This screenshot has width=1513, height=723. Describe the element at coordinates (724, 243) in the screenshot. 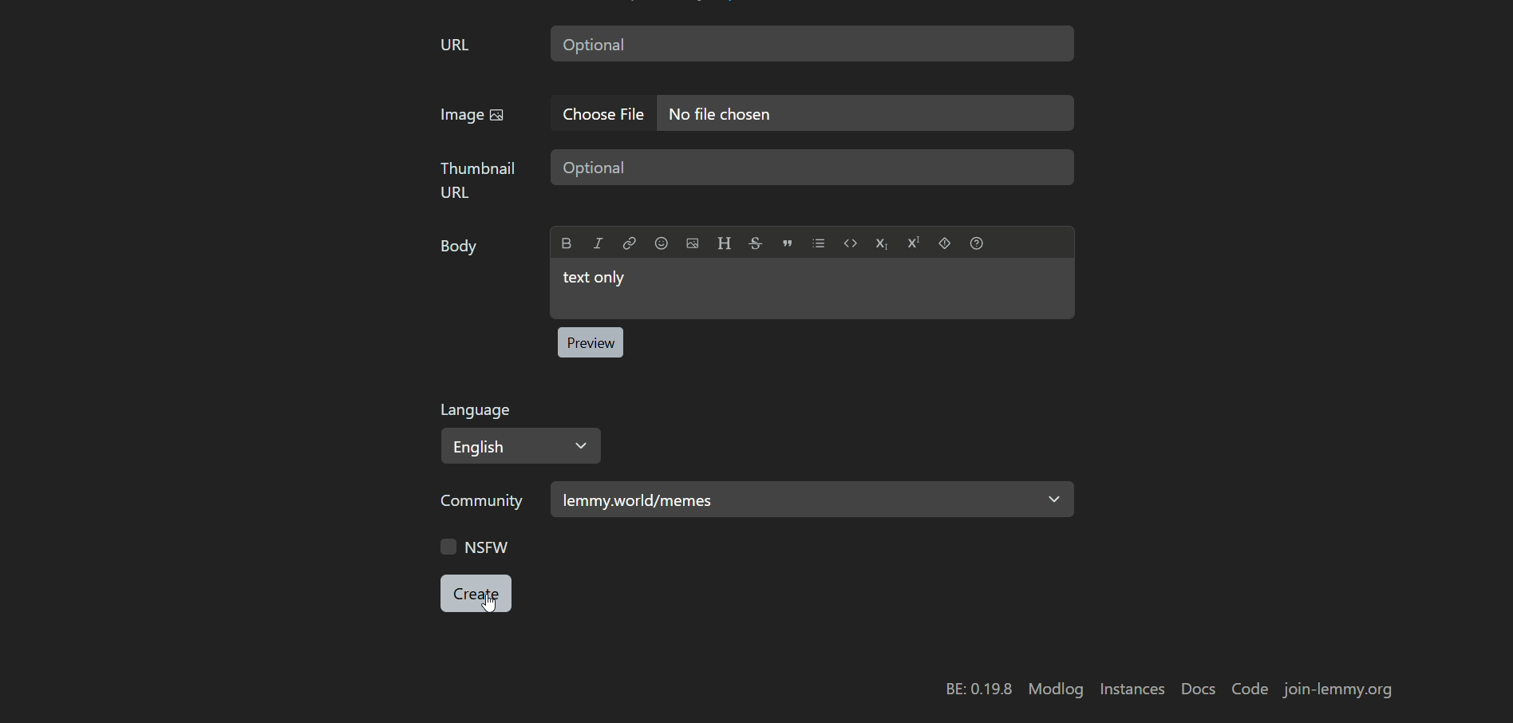

I see `Header` at that location.